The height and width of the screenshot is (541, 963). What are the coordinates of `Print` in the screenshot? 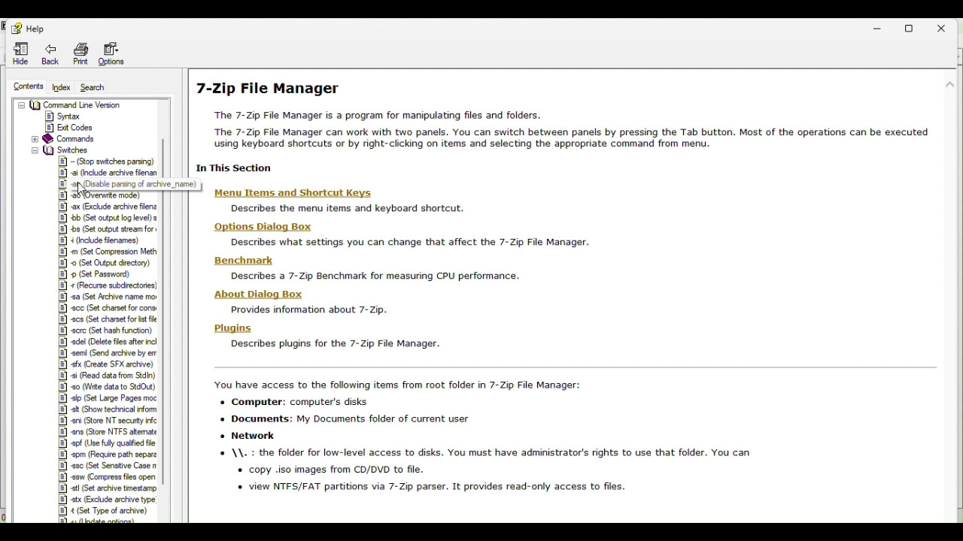 It's located at (81, 55).